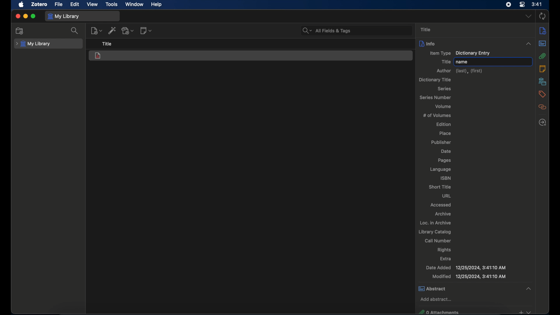  Describe the element at coordinates (40, 4) in the screenshot. I see `zotero` at that location.